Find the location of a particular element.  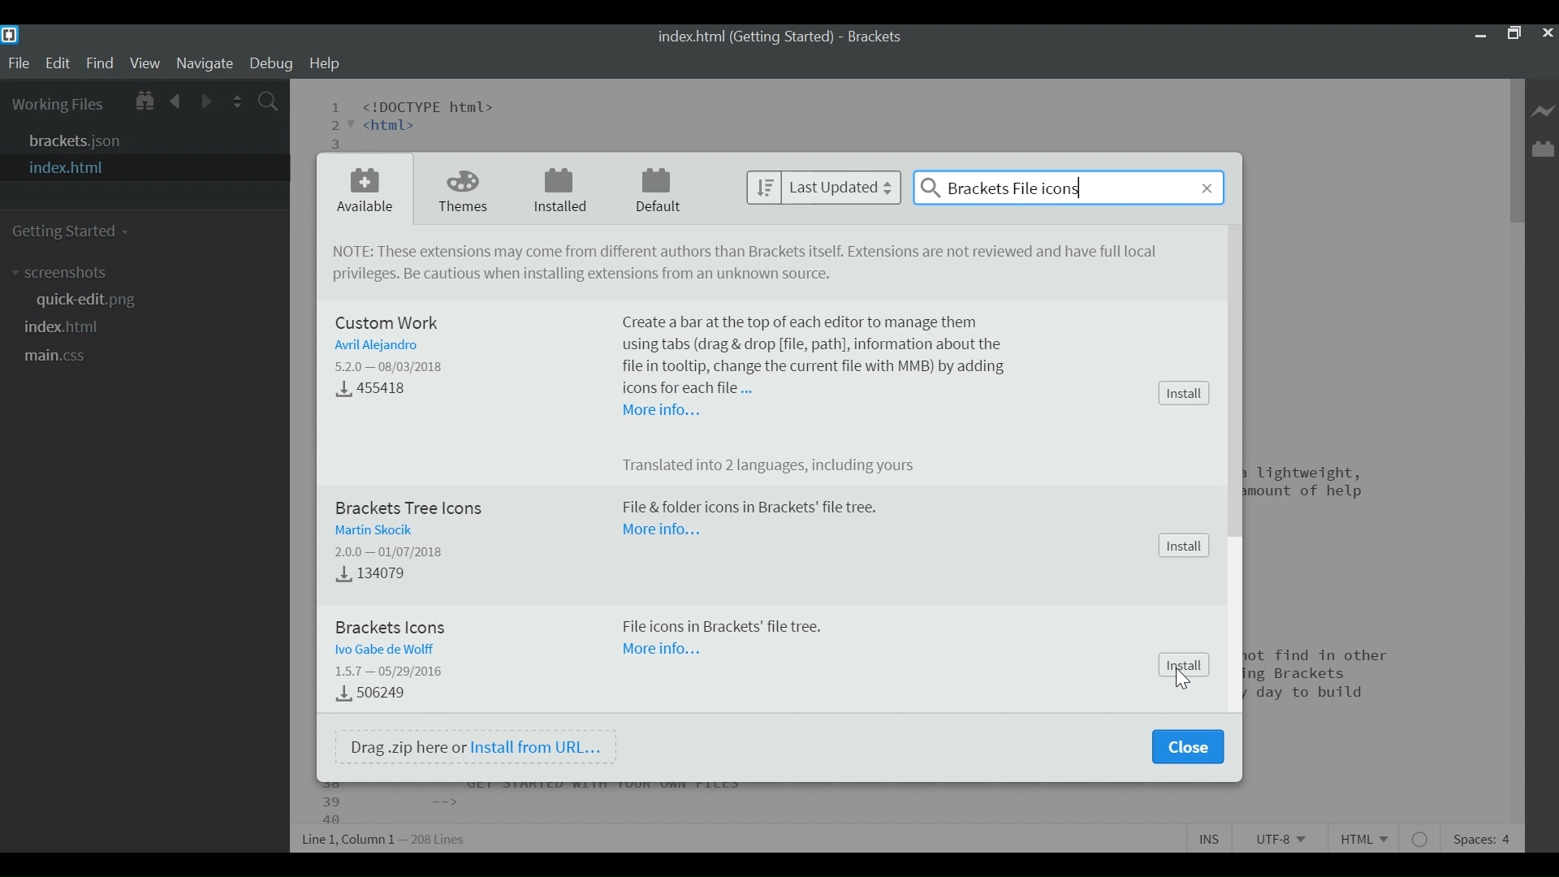

Installed is located at coordinates (559, 191).